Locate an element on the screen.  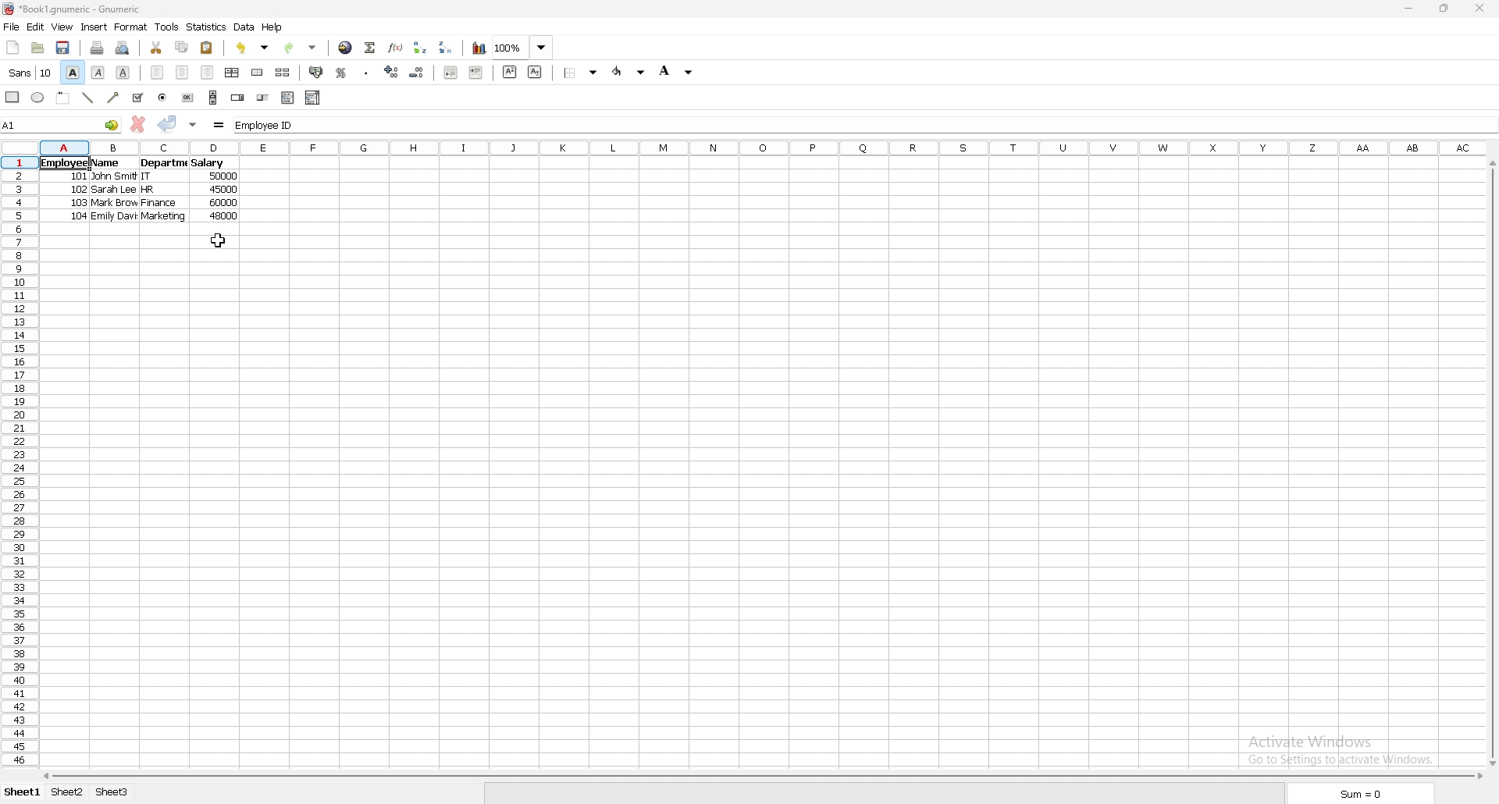
redo is located at coordinates (301, 48).